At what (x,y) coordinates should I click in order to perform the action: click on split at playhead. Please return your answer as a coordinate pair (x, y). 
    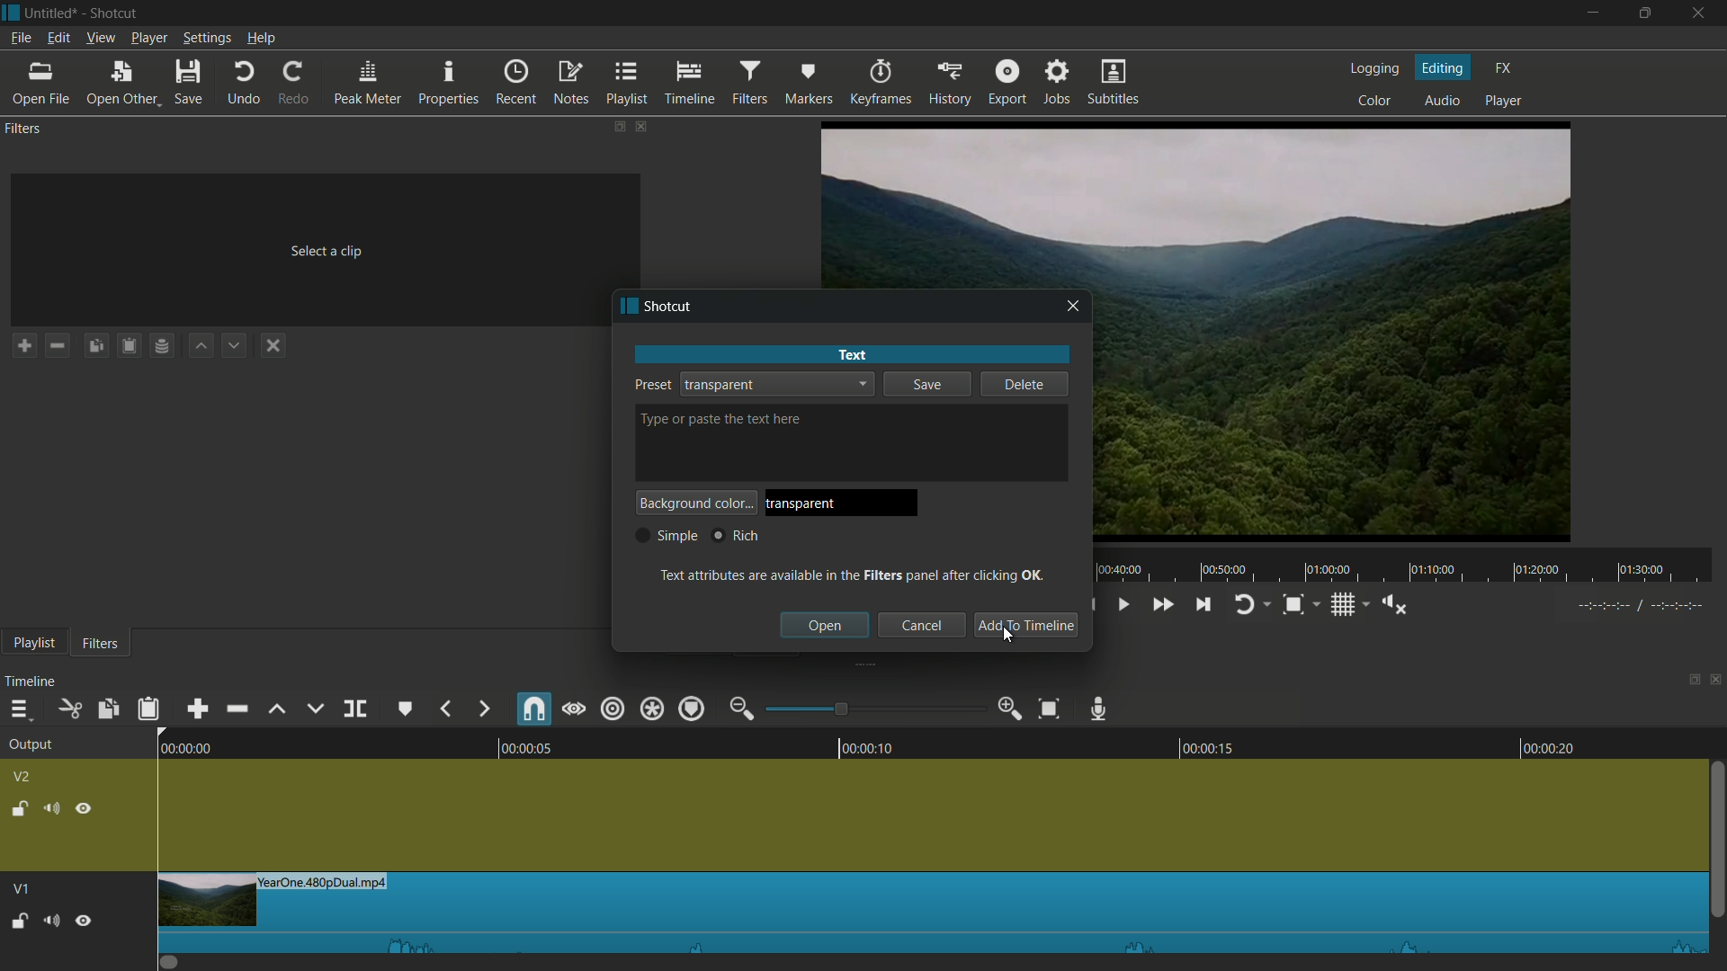
    Looking at the image, I should click on (354, 709).